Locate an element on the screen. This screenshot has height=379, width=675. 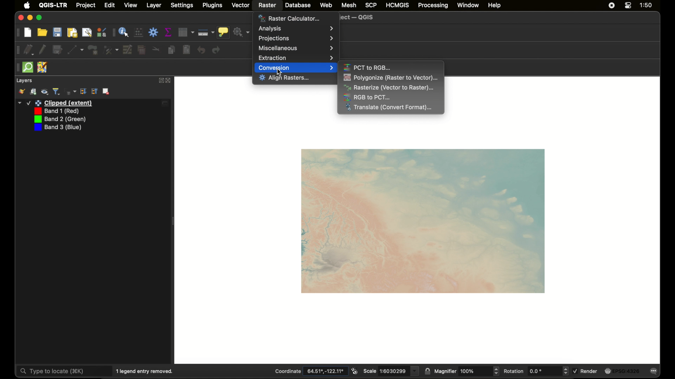
show map tips is located at coordinates (223, 32).